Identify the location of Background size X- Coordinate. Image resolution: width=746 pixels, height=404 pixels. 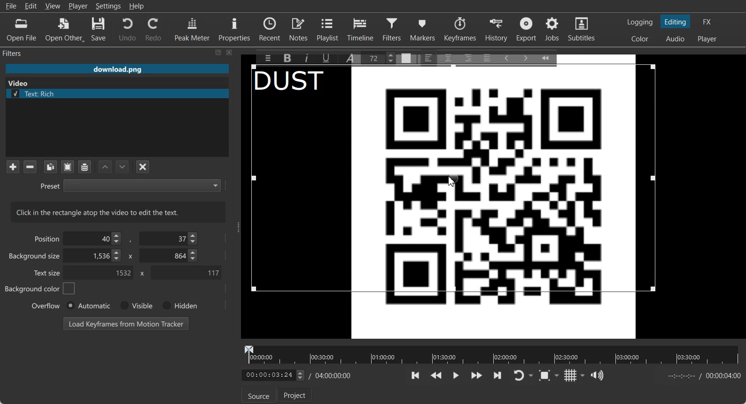
(94, 256).